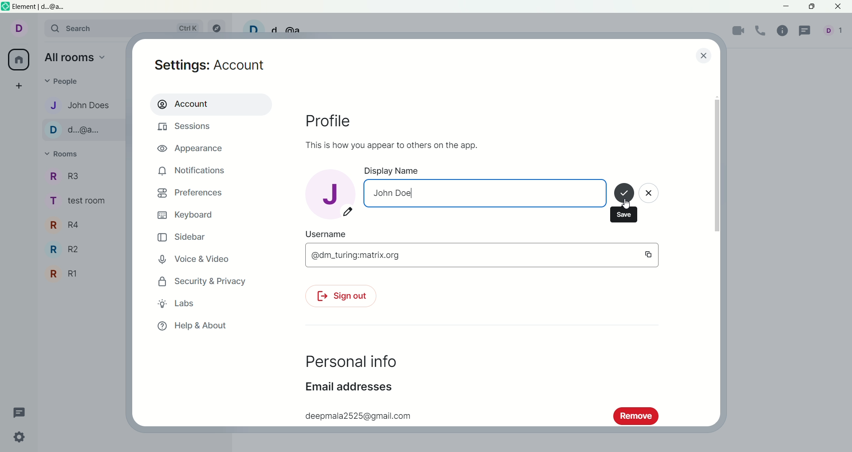 This screenshot has width=852, height=452. What do you see at coordinates (192, 327) in the screenshot?
I see `help and about` at bounding box center [192, 327].